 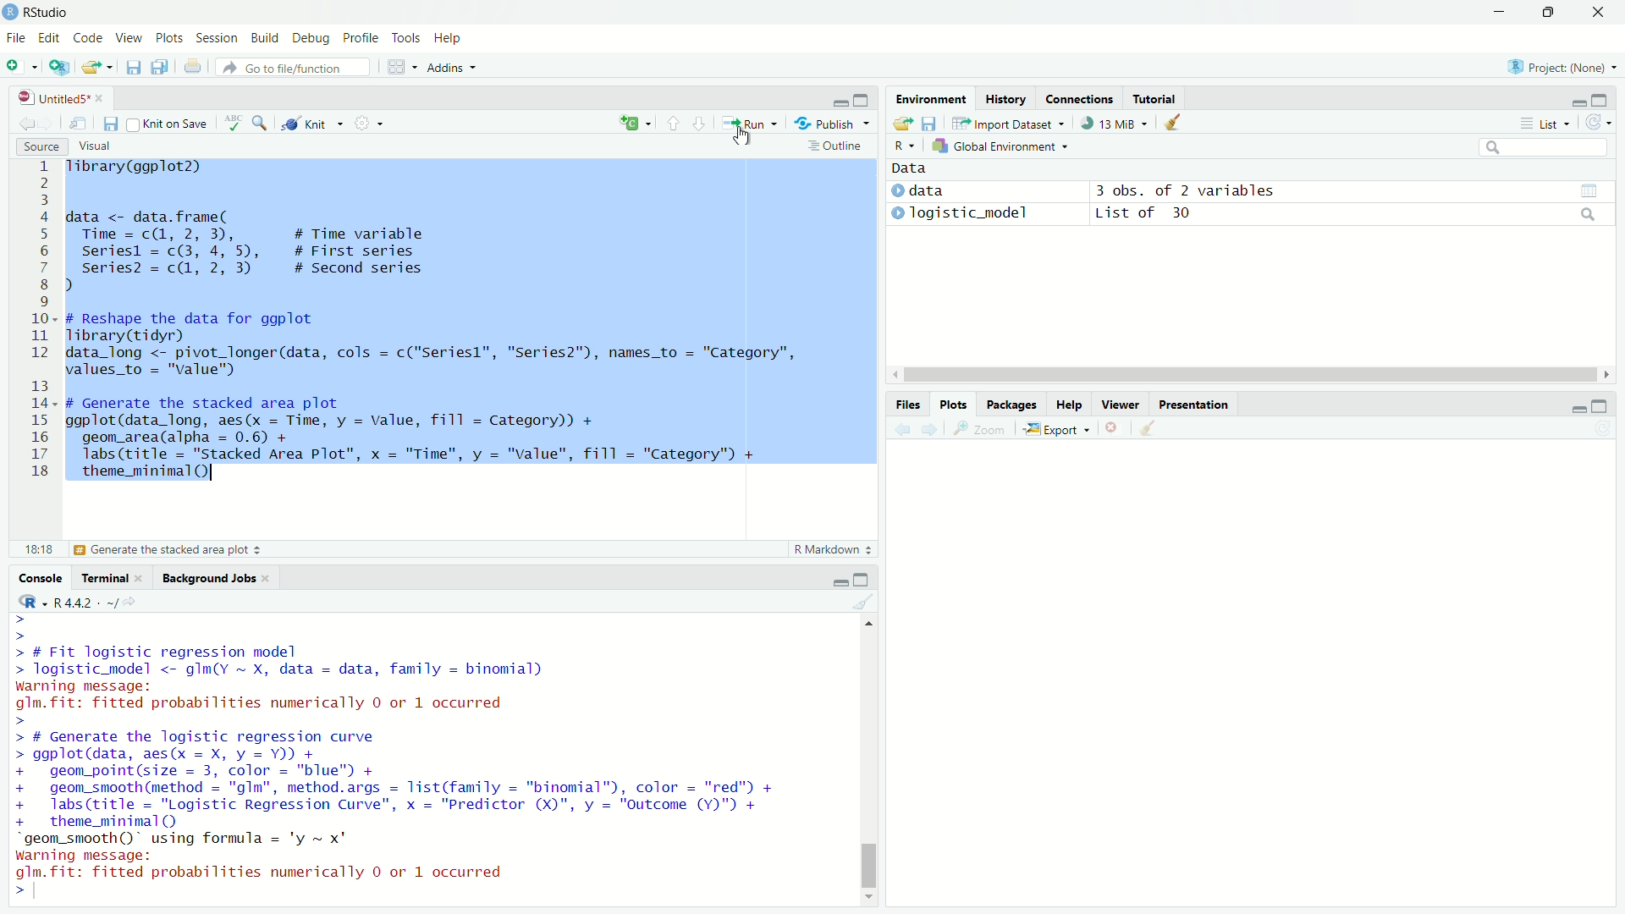 I want to click on R, so click(x=1511, y=66).